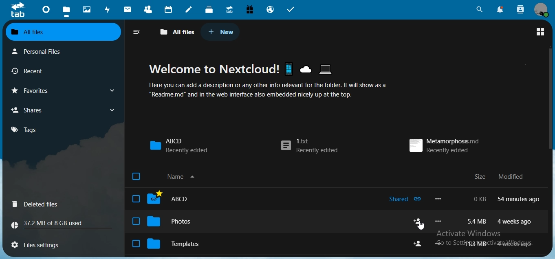  I want to click on contacts, so click(150, 10).